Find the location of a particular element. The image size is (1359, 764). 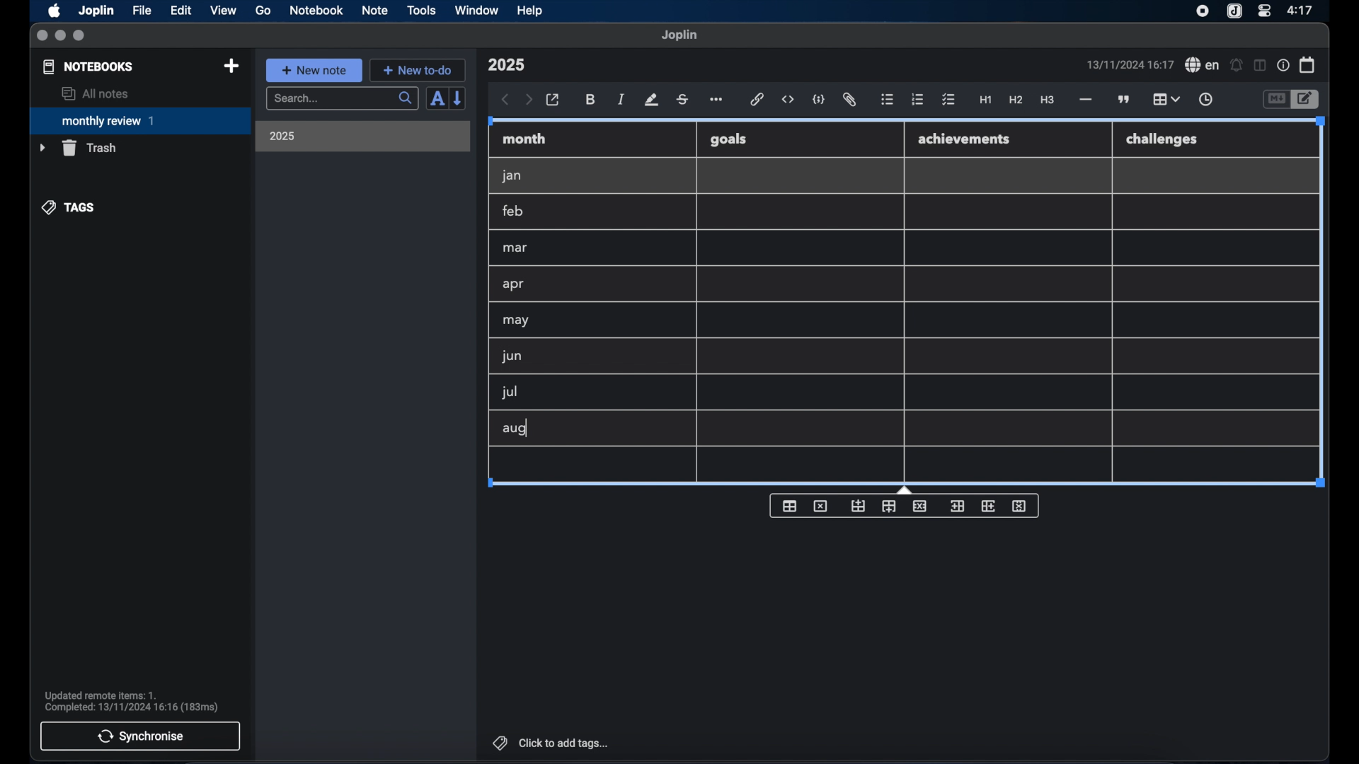

sort order field is located at coordinates (437, 99).